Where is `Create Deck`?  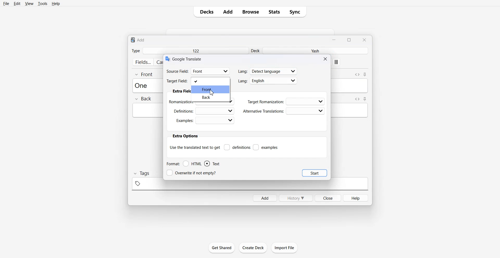 Create Deck is located at coordinates (253, 248).